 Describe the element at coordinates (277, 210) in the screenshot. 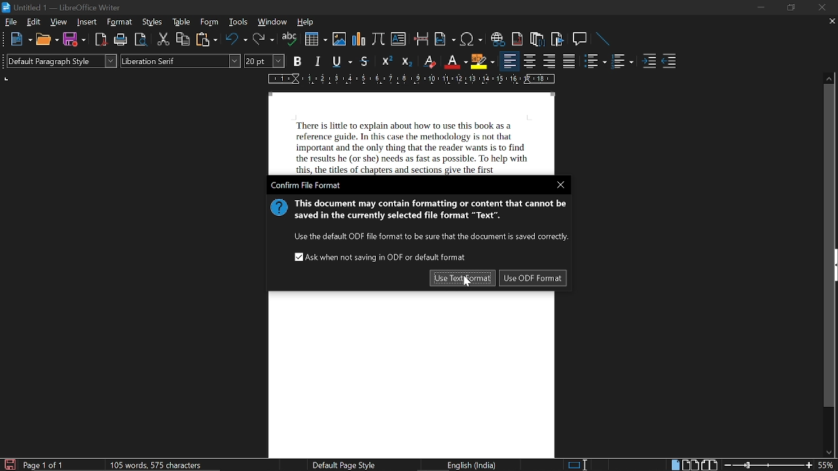

I see `Icon` at that location.